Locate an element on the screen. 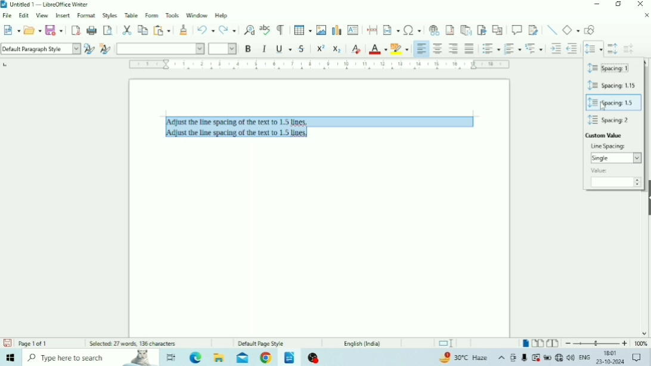  Toggle Unordered List is located at coordinates (490, 47).